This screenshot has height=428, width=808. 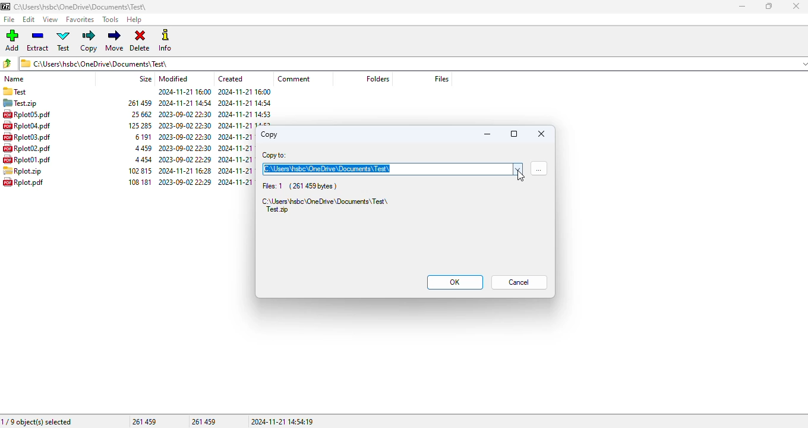 I want to click on modified date & time, so click(x=185, y=182).